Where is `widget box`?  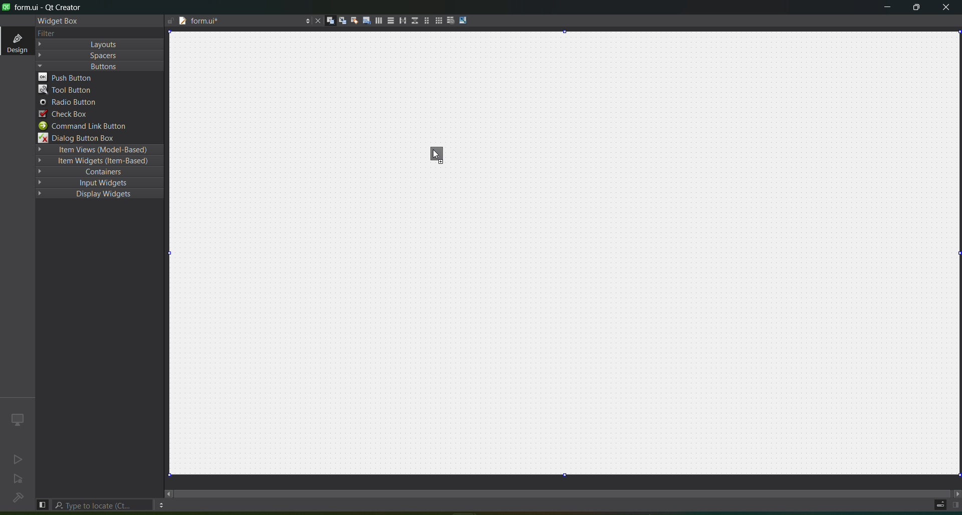 widget box is located at coordinates (61, 22).